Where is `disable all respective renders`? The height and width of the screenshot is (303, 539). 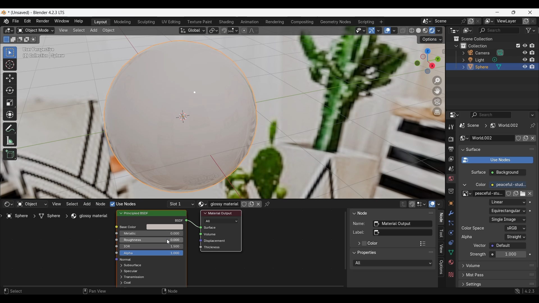 disable all respective renders is located at coordinates (534, 67).